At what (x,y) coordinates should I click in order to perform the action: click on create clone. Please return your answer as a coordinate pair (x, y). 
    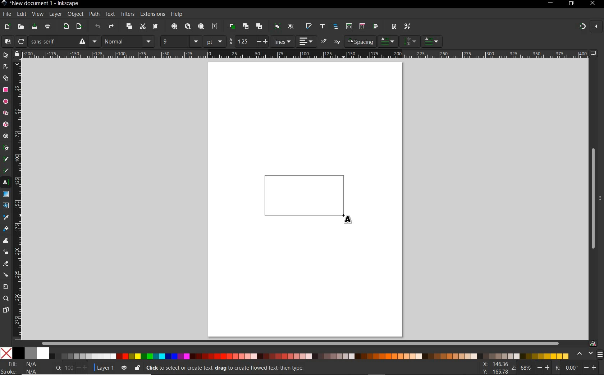
    Looking at the image, I should click on (245, 27).